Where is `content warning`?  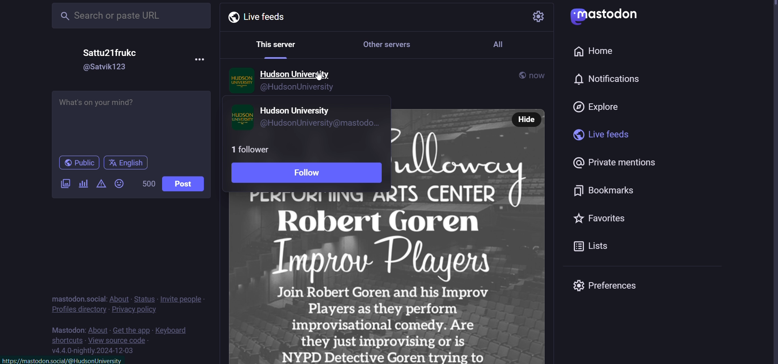
content warning is located at coordinates (102, 185).